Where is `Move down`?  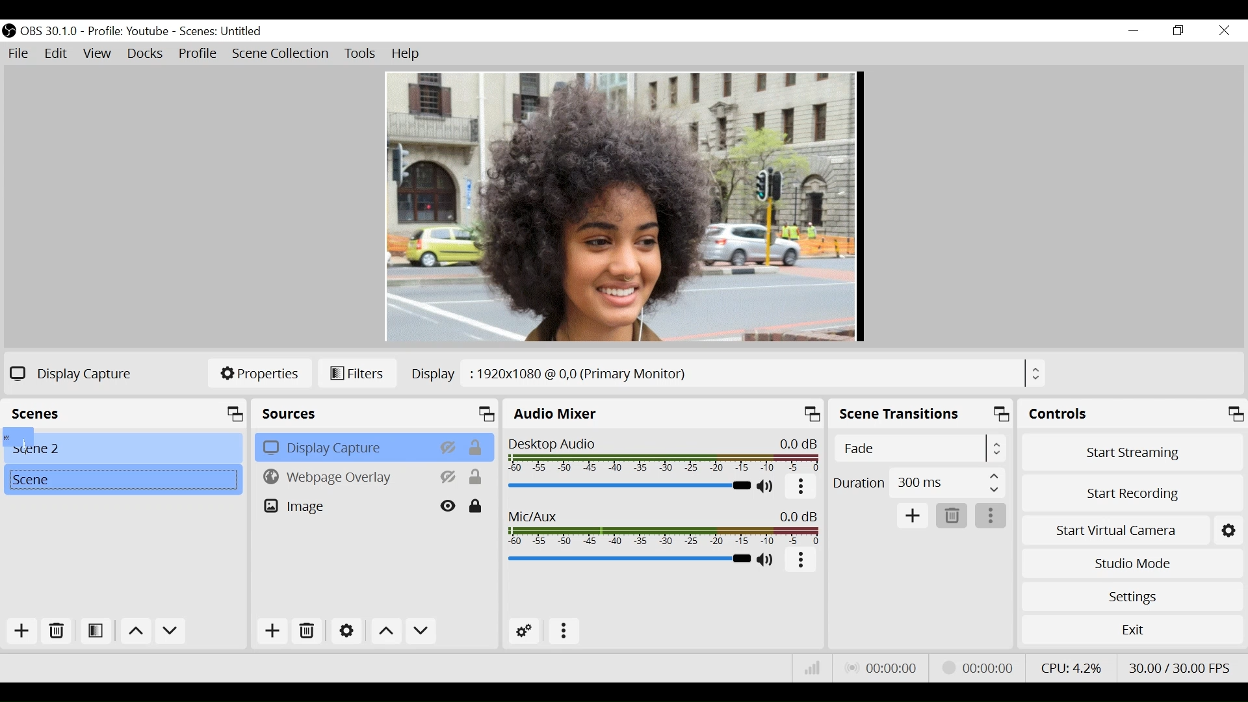 Move down is located at coordinates (420, 631).